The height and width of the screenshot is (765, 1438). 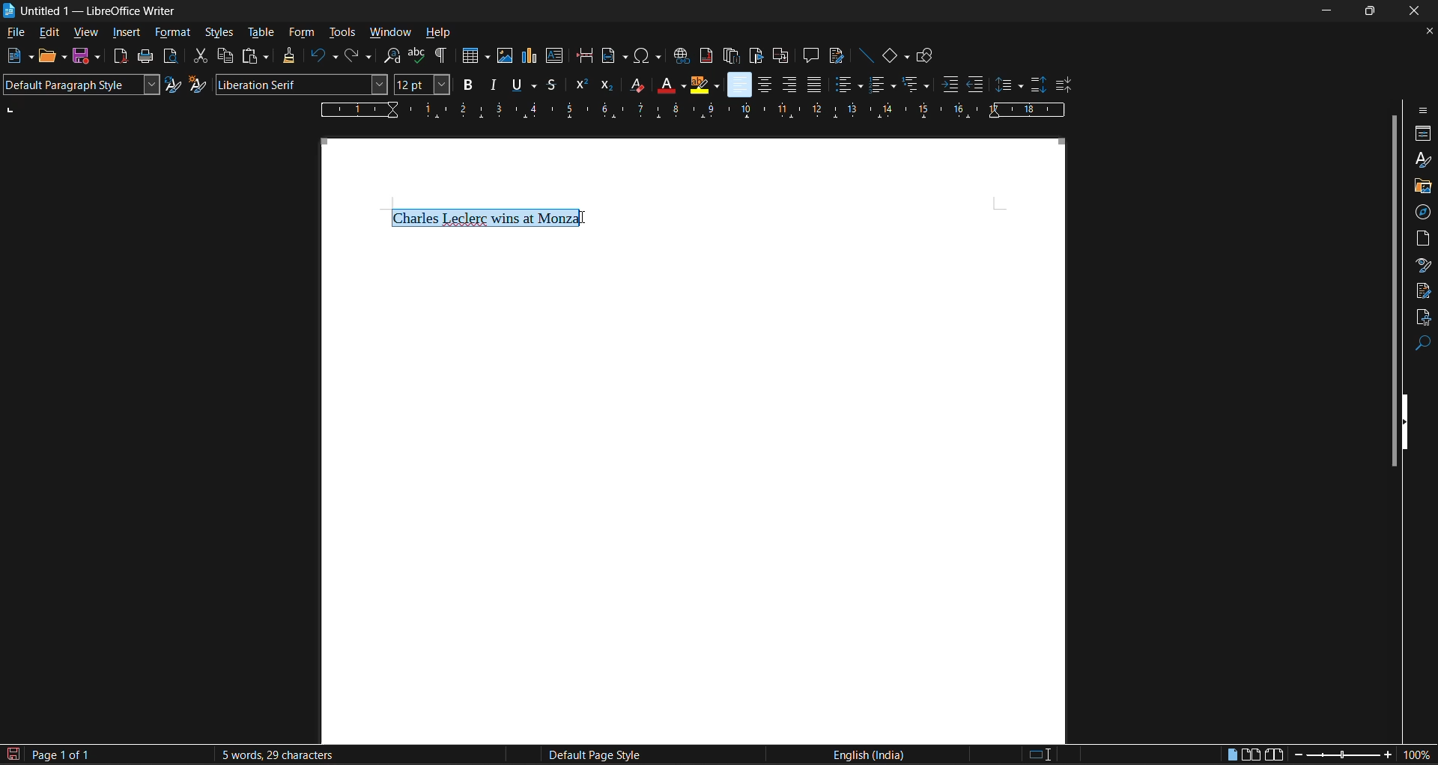 I want to click on zoom in, so click(x=1389, y=755).